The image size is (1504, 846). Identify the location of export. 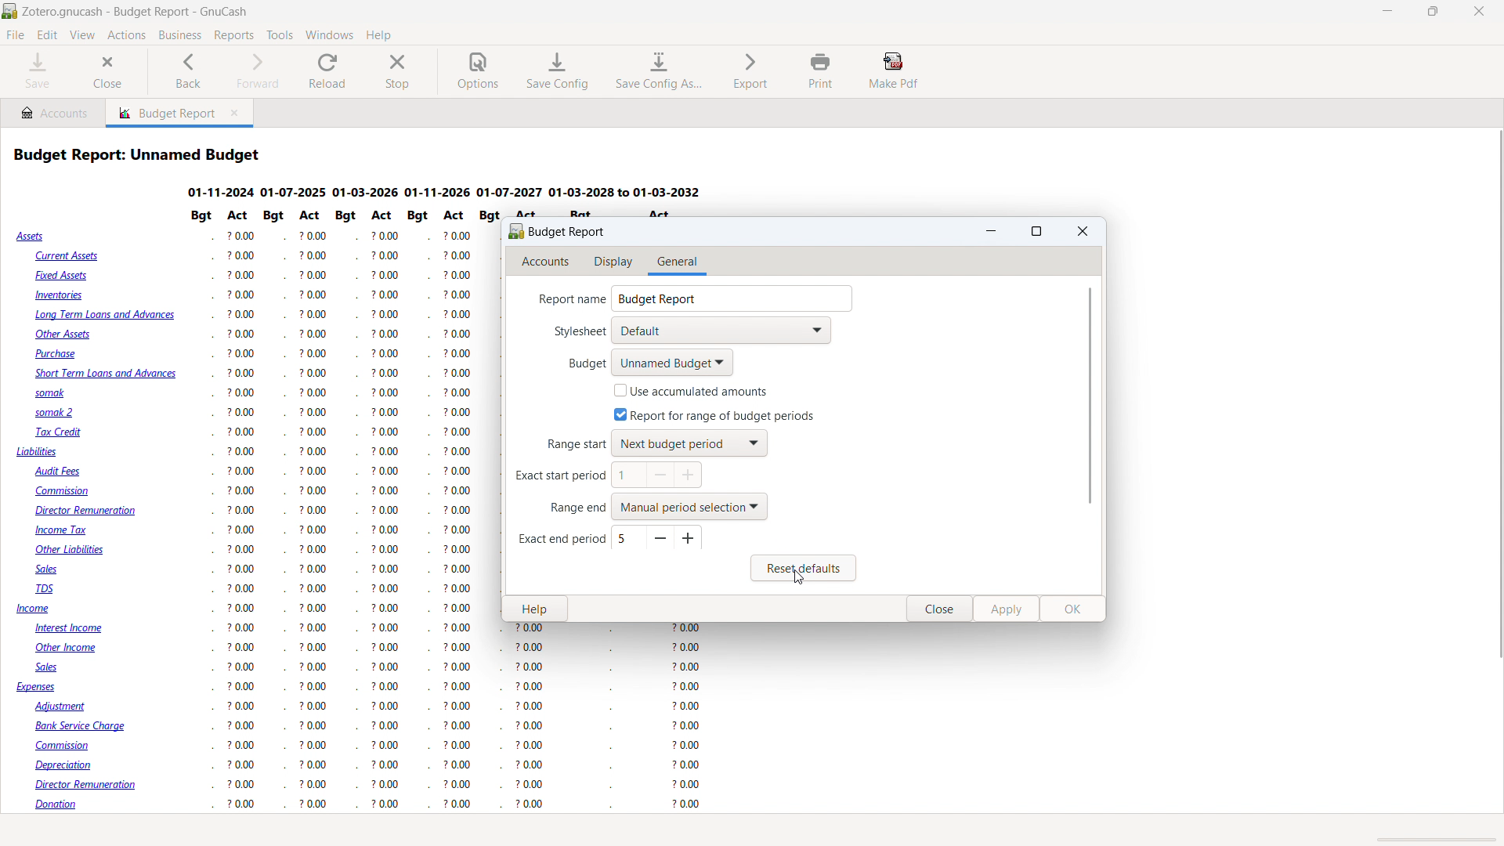
(751, 70).